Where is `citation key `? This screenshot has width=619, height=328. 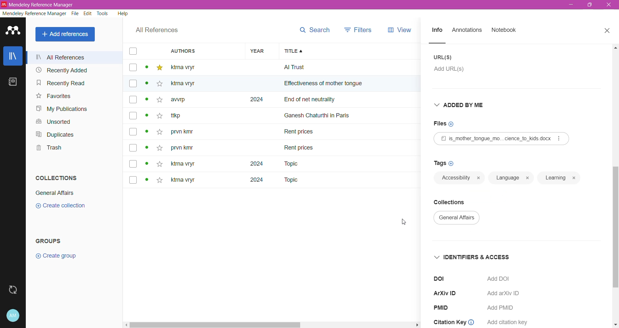
citation key  is located at coordinates (453, 322).